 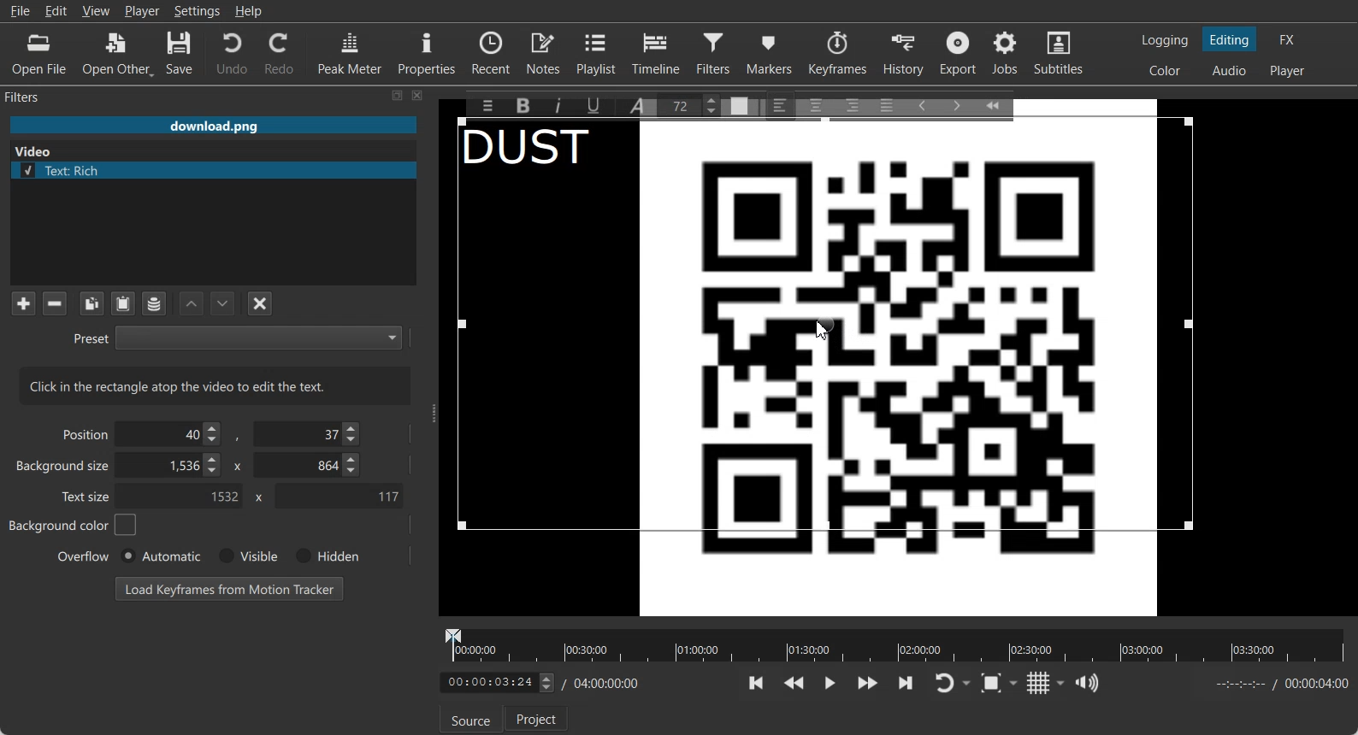 What do you see at coordinates (185, 497) in the screenshot?
I see `Text size X- Co-ordinate` at bounding box center [185, 497].